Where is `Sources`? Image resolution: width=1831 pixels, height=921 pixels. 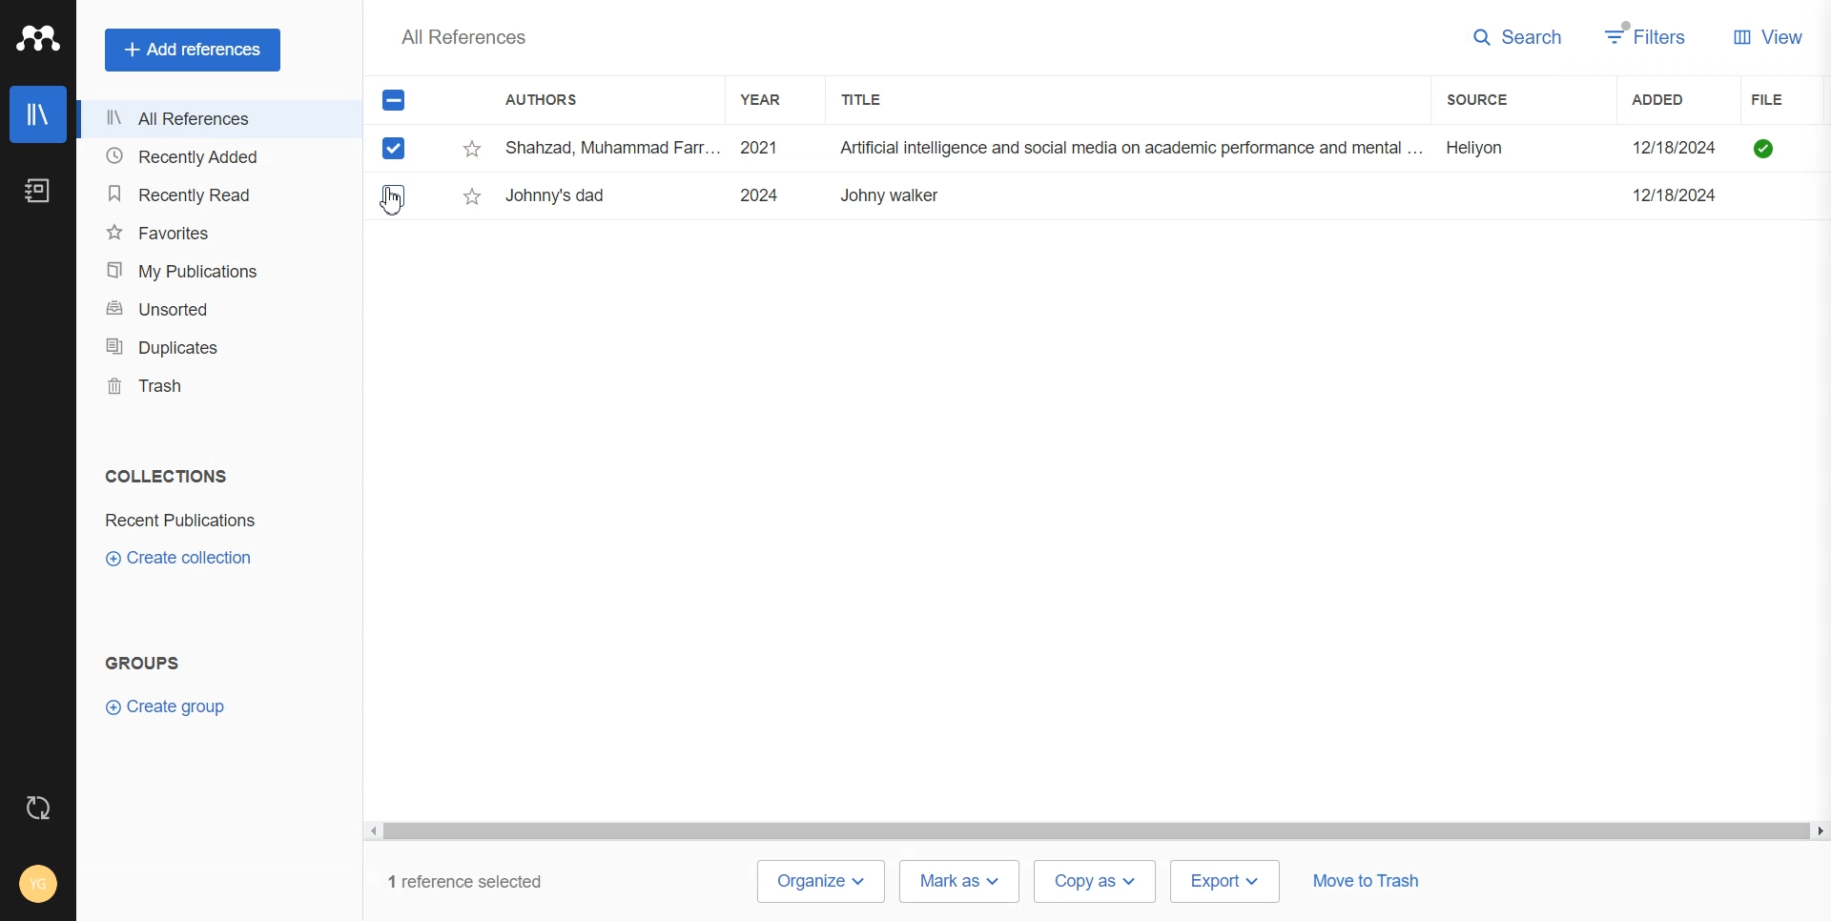 Sources is located at coordinates (1499, 99).